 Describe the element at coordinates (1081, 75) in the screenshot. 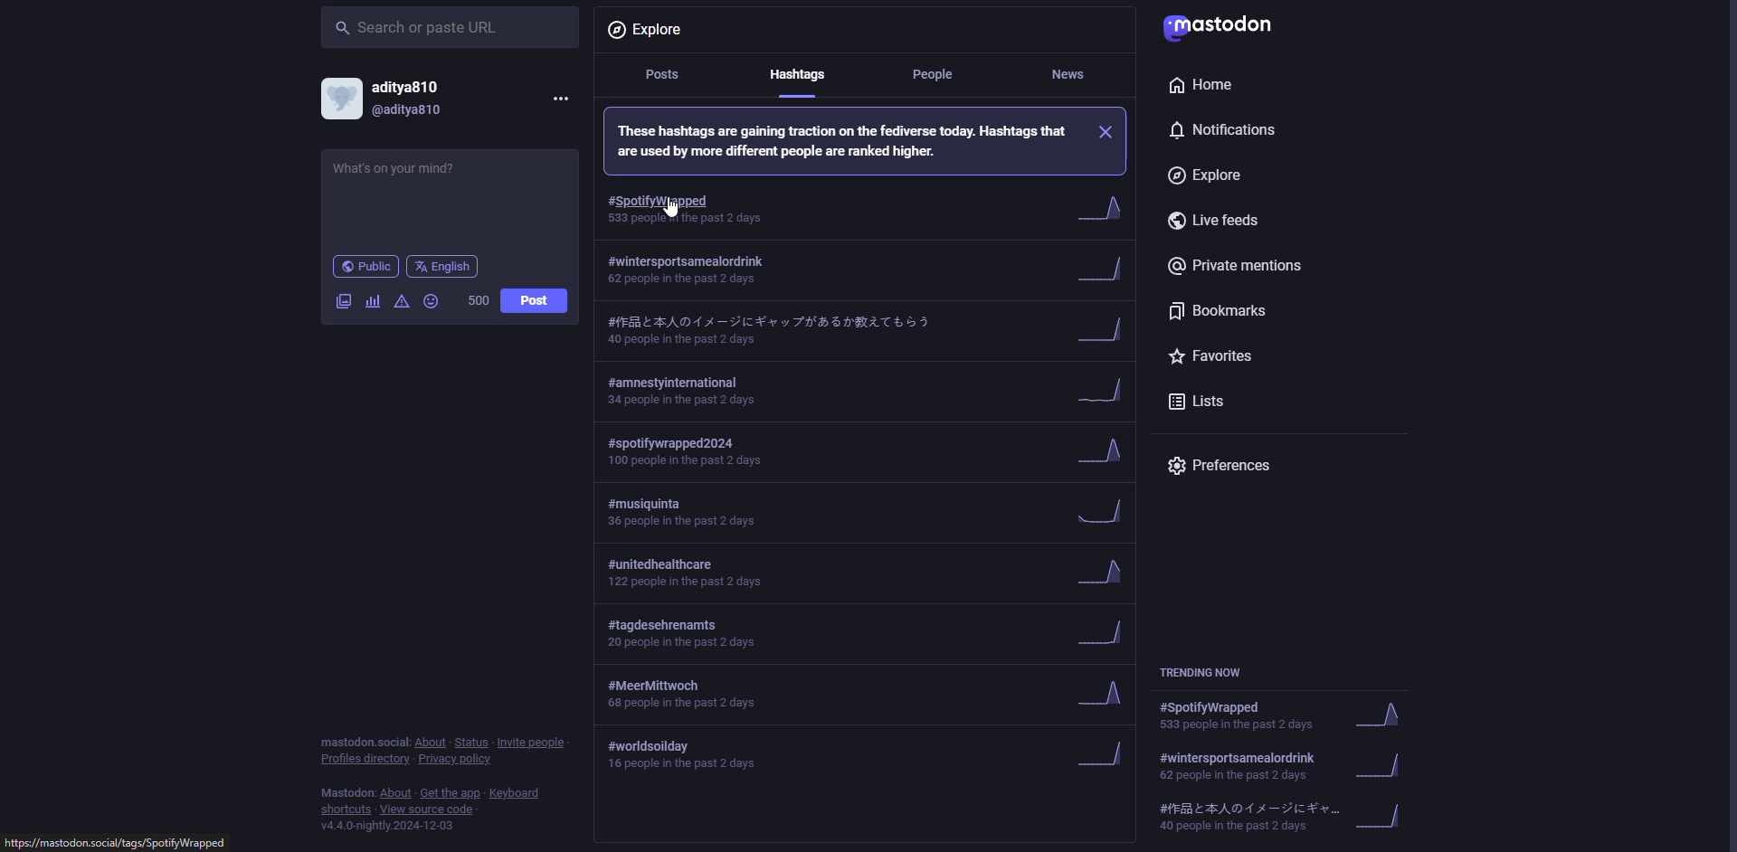

I see `news` at that location.